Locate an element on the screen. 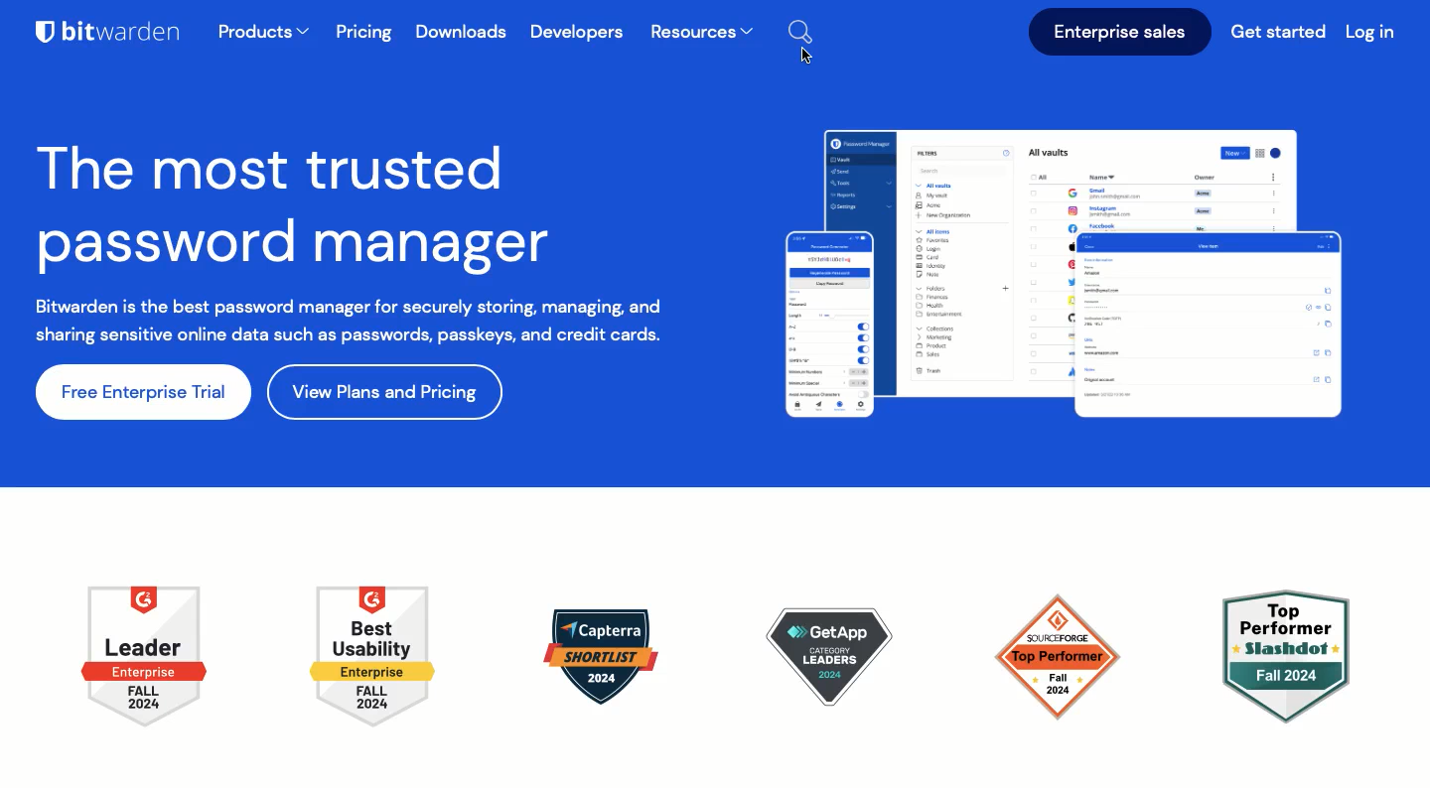  view plans and pricing is located at coordinates (388, 391).